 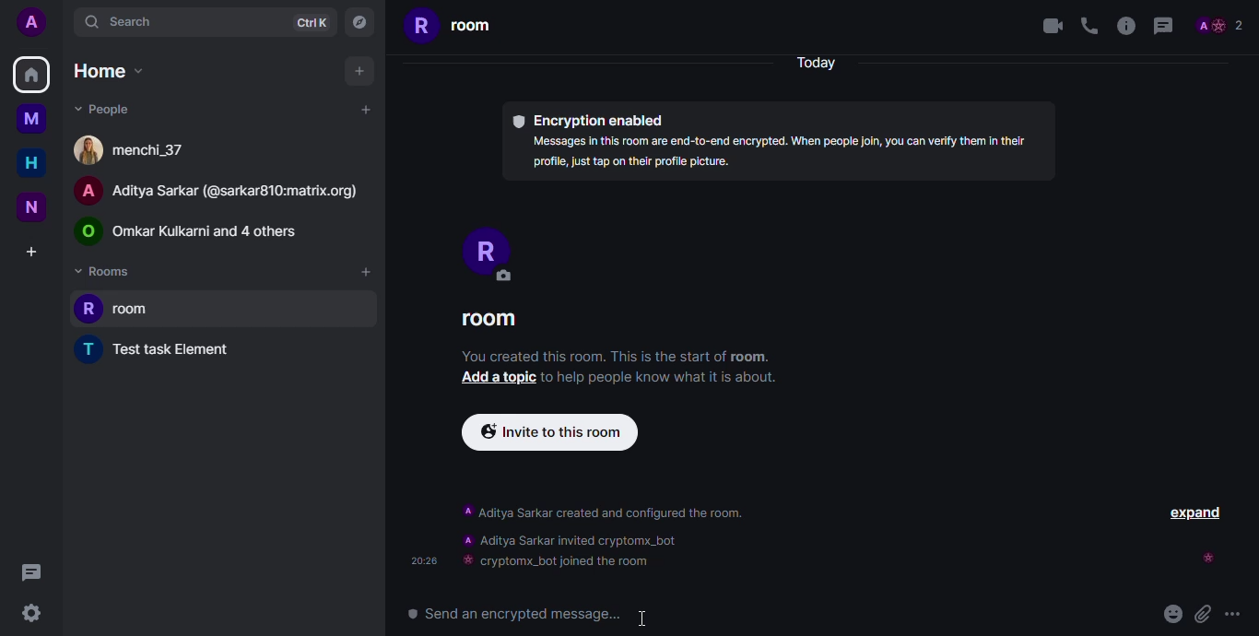 I want to click on Encryption enabled, so click(x=592, y=117).